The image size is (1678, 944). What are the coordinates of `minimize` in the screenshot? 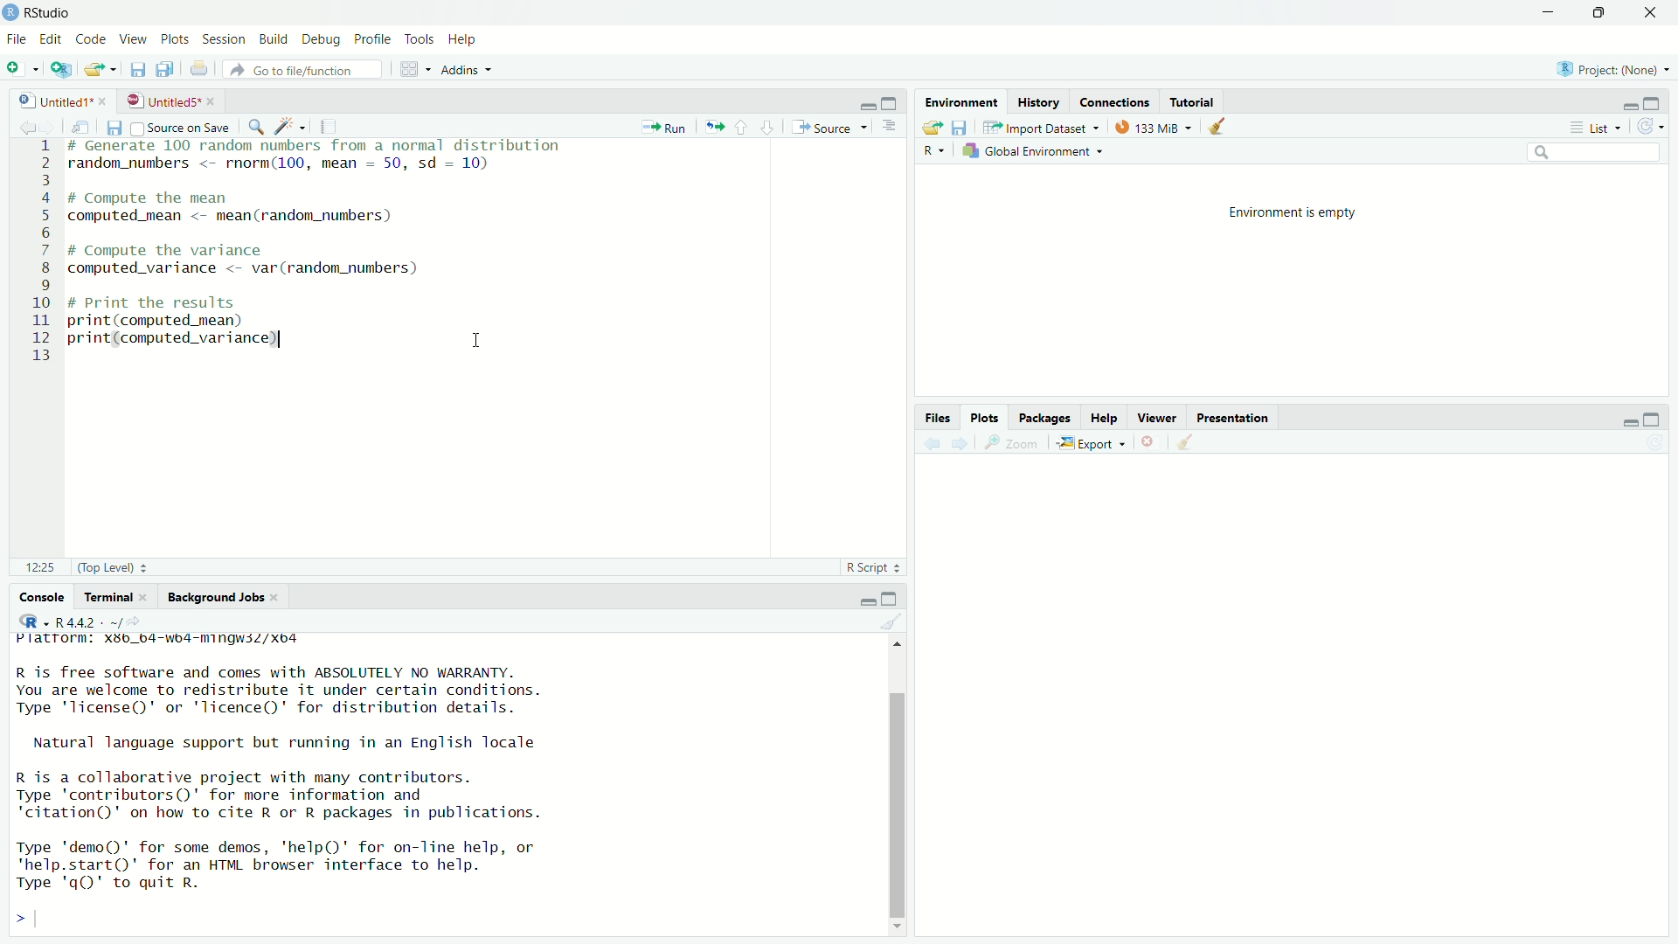 It's located at (1549, 11).